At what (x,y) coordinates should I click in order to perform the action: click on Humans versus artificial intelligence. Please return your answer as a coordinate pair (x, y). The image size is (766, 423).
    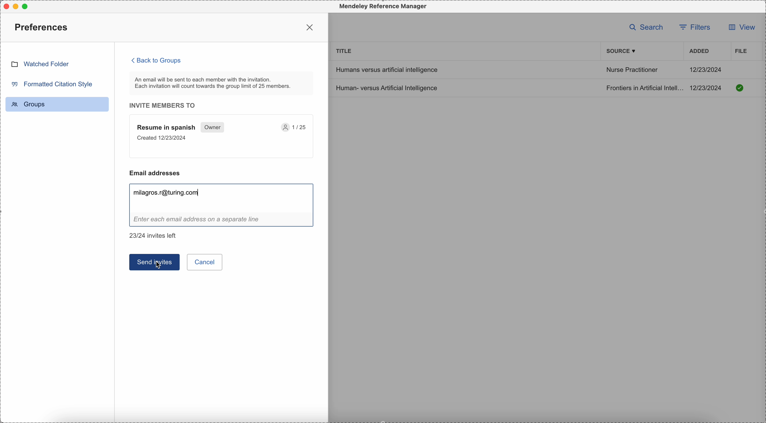
    Looking at the image, I should click on (386, 69).